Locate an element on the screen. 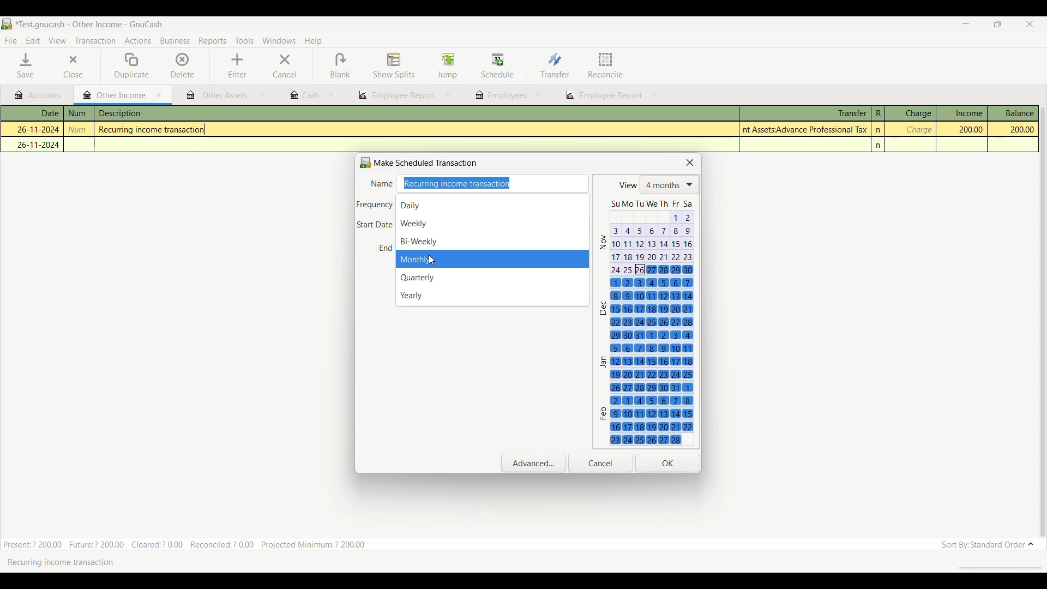 The height and width of the screenshot is (589, 1047). Transfer column is located at coordinates (804, 112).